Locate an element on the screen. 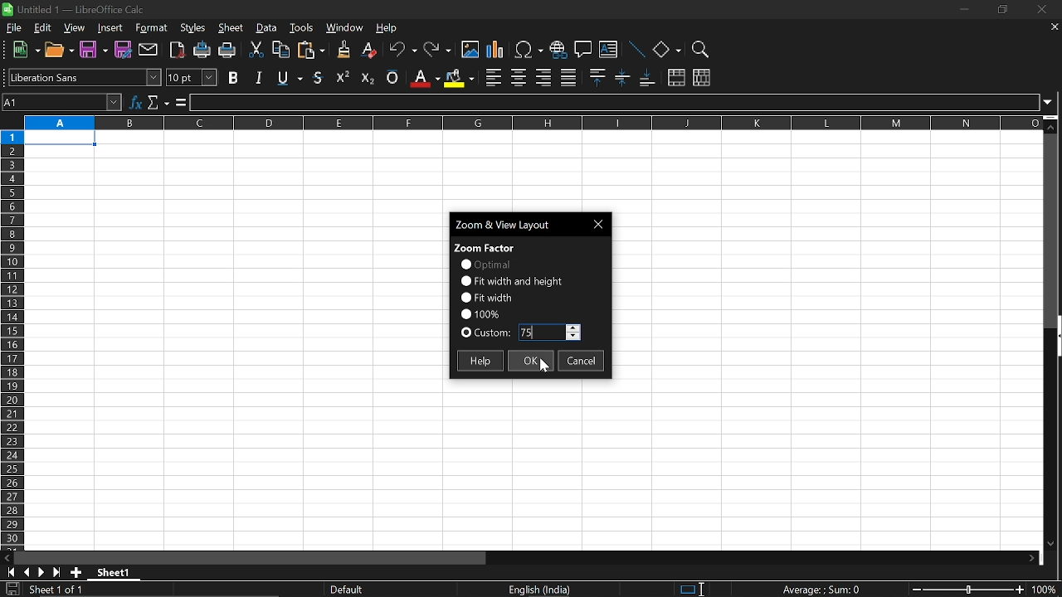 This screenshot has width=1062, height=597. italic is located at coordinates (259, 77).